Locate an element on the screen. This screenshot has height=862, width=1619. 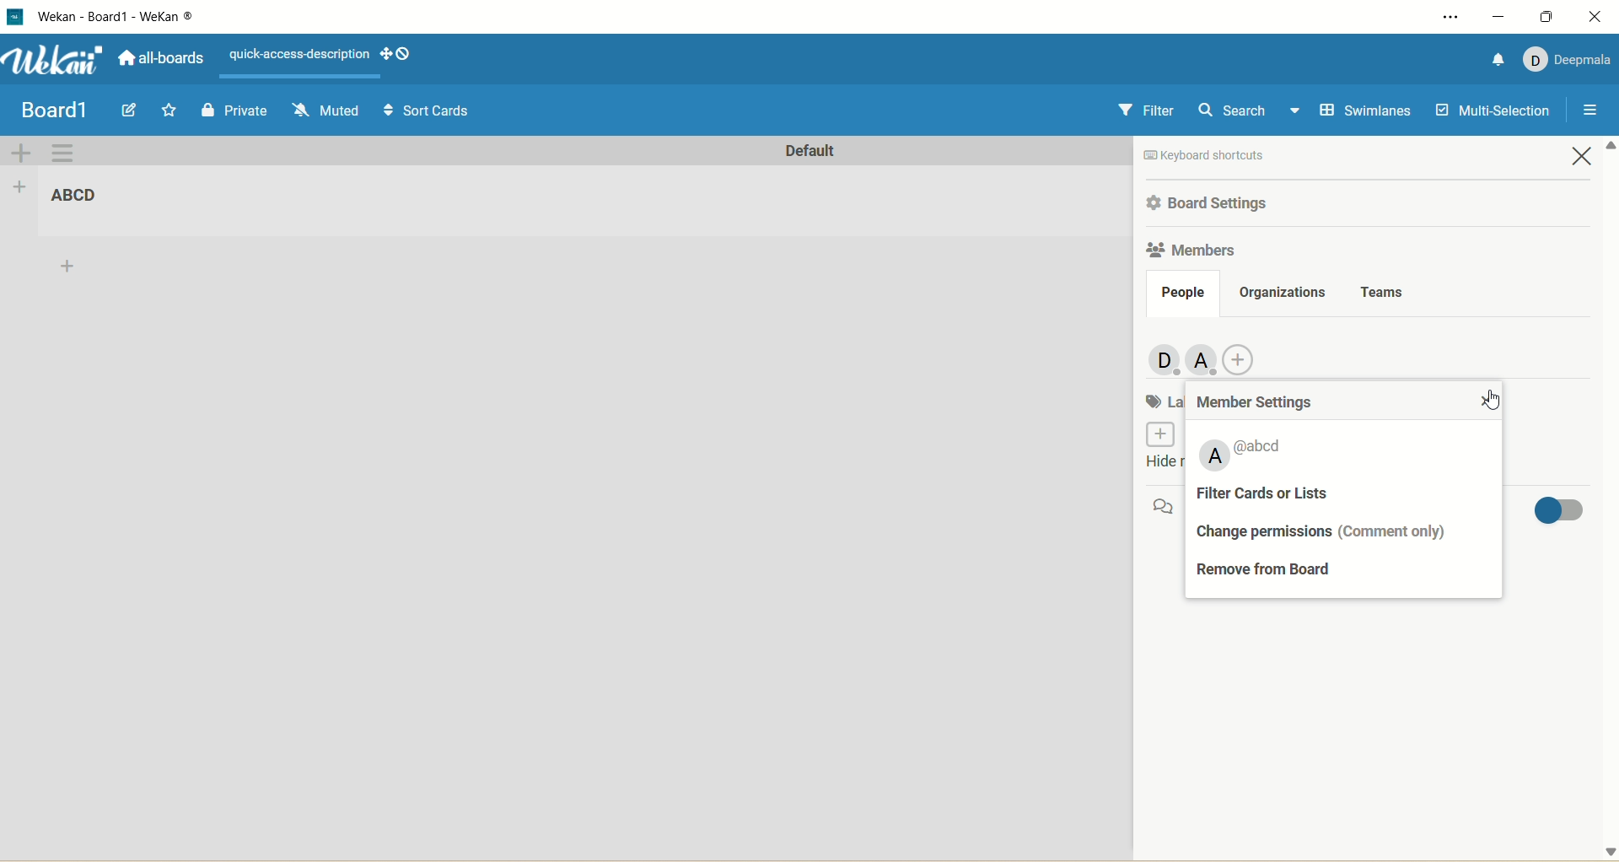
swimlanes is located at coordinates (1362, 113).